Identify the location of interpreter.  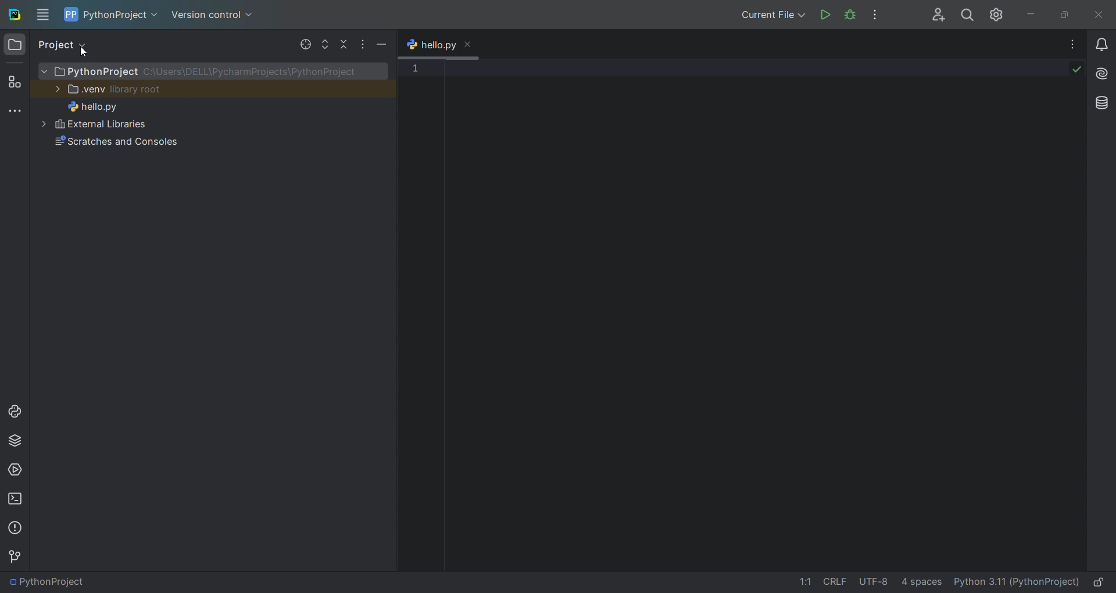
(1015, 583).